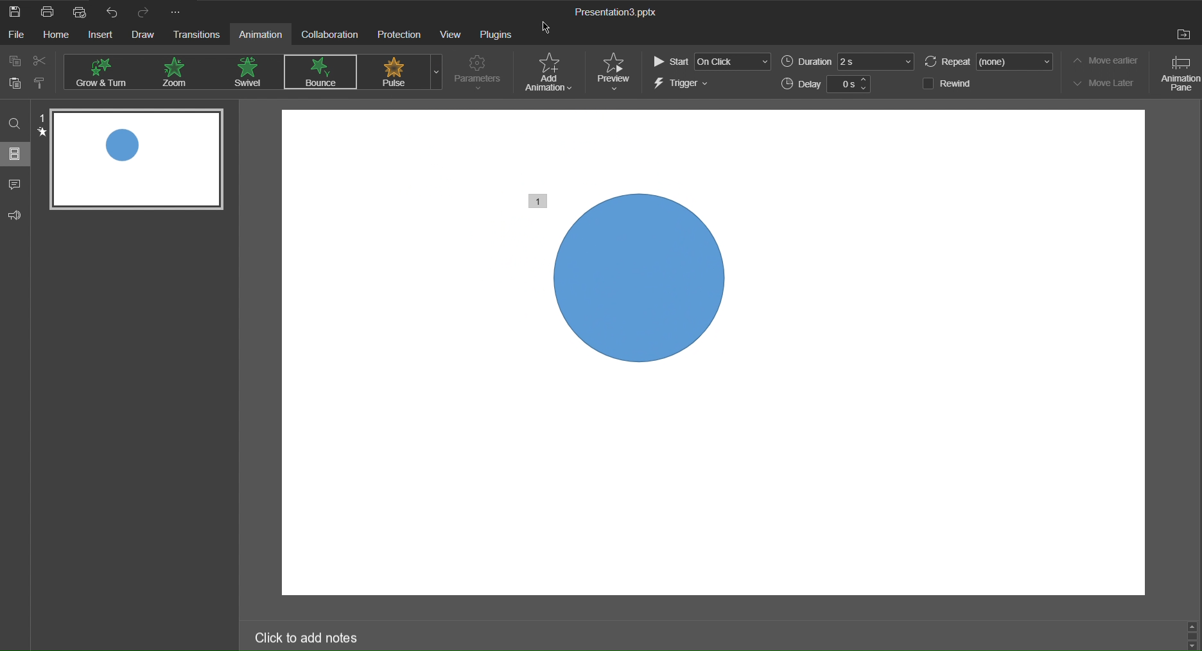  I want to click on Preview, so click(617, 71).